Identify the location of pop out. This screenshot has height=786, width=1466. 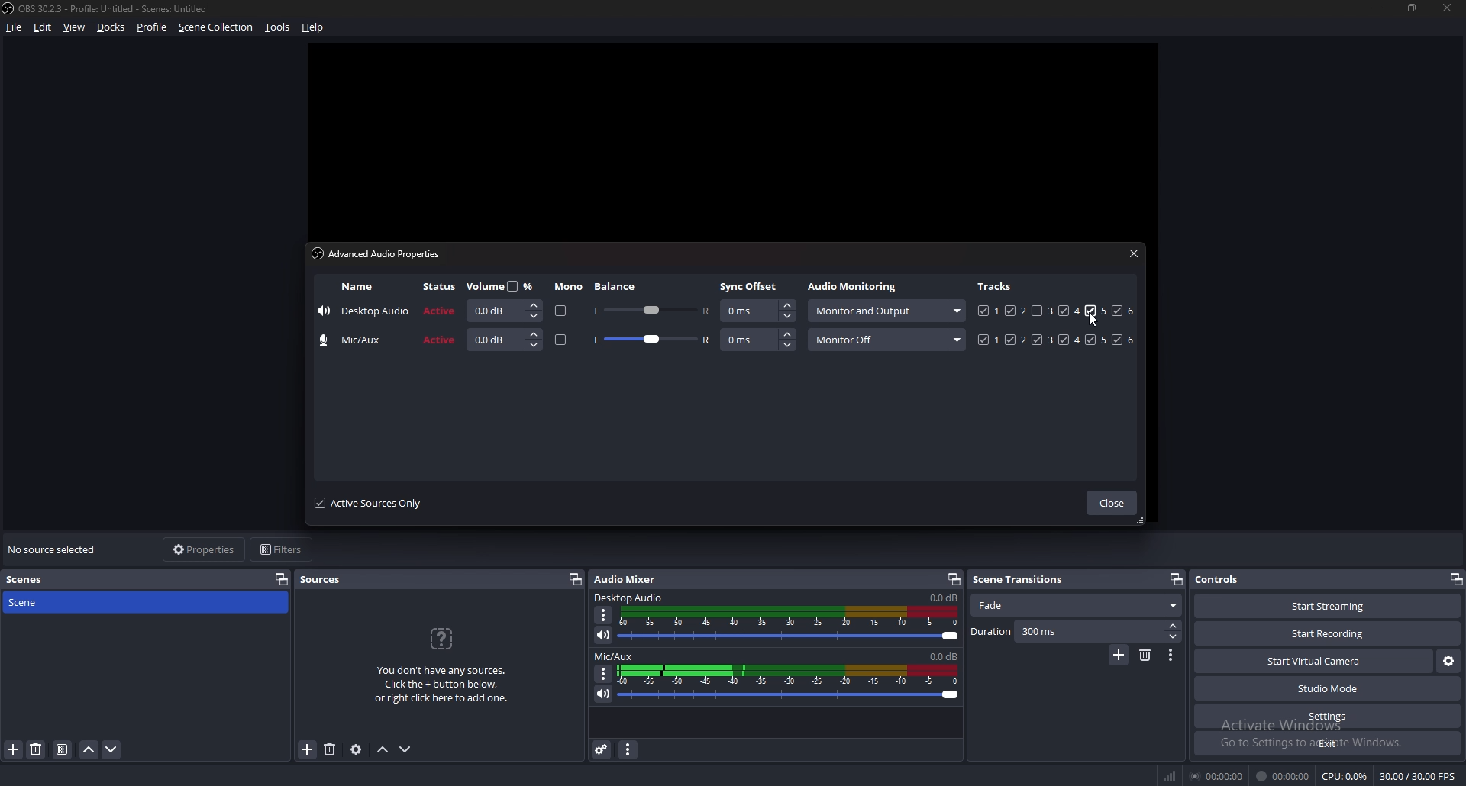
(1455, 578).